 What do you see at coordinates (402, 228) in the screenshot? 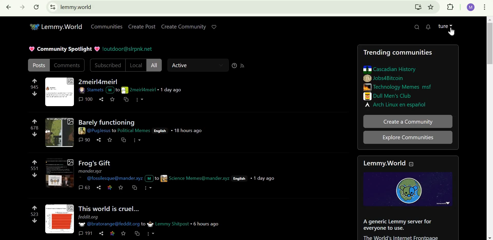
I see `about section` at bounding box center [402, 228].